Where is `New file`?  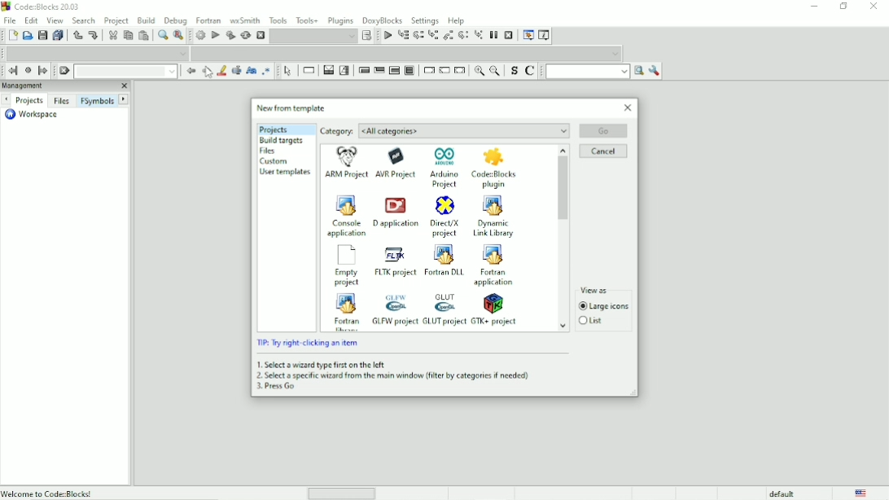 New file is located at coordinates (11, 36).